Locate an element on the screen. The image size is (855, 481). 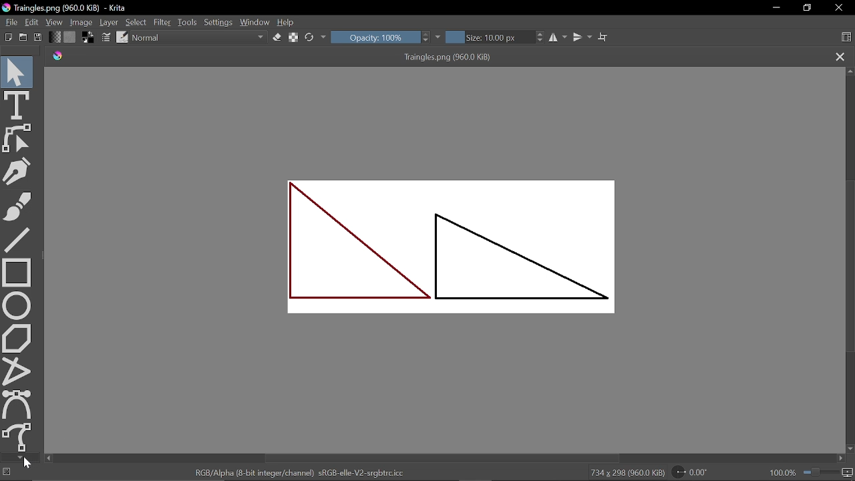
"RGB/Alpha (8-bit integer/channel) sRGB-elle-V2-srgbtrc.icc is located at coordinates (299, 472).